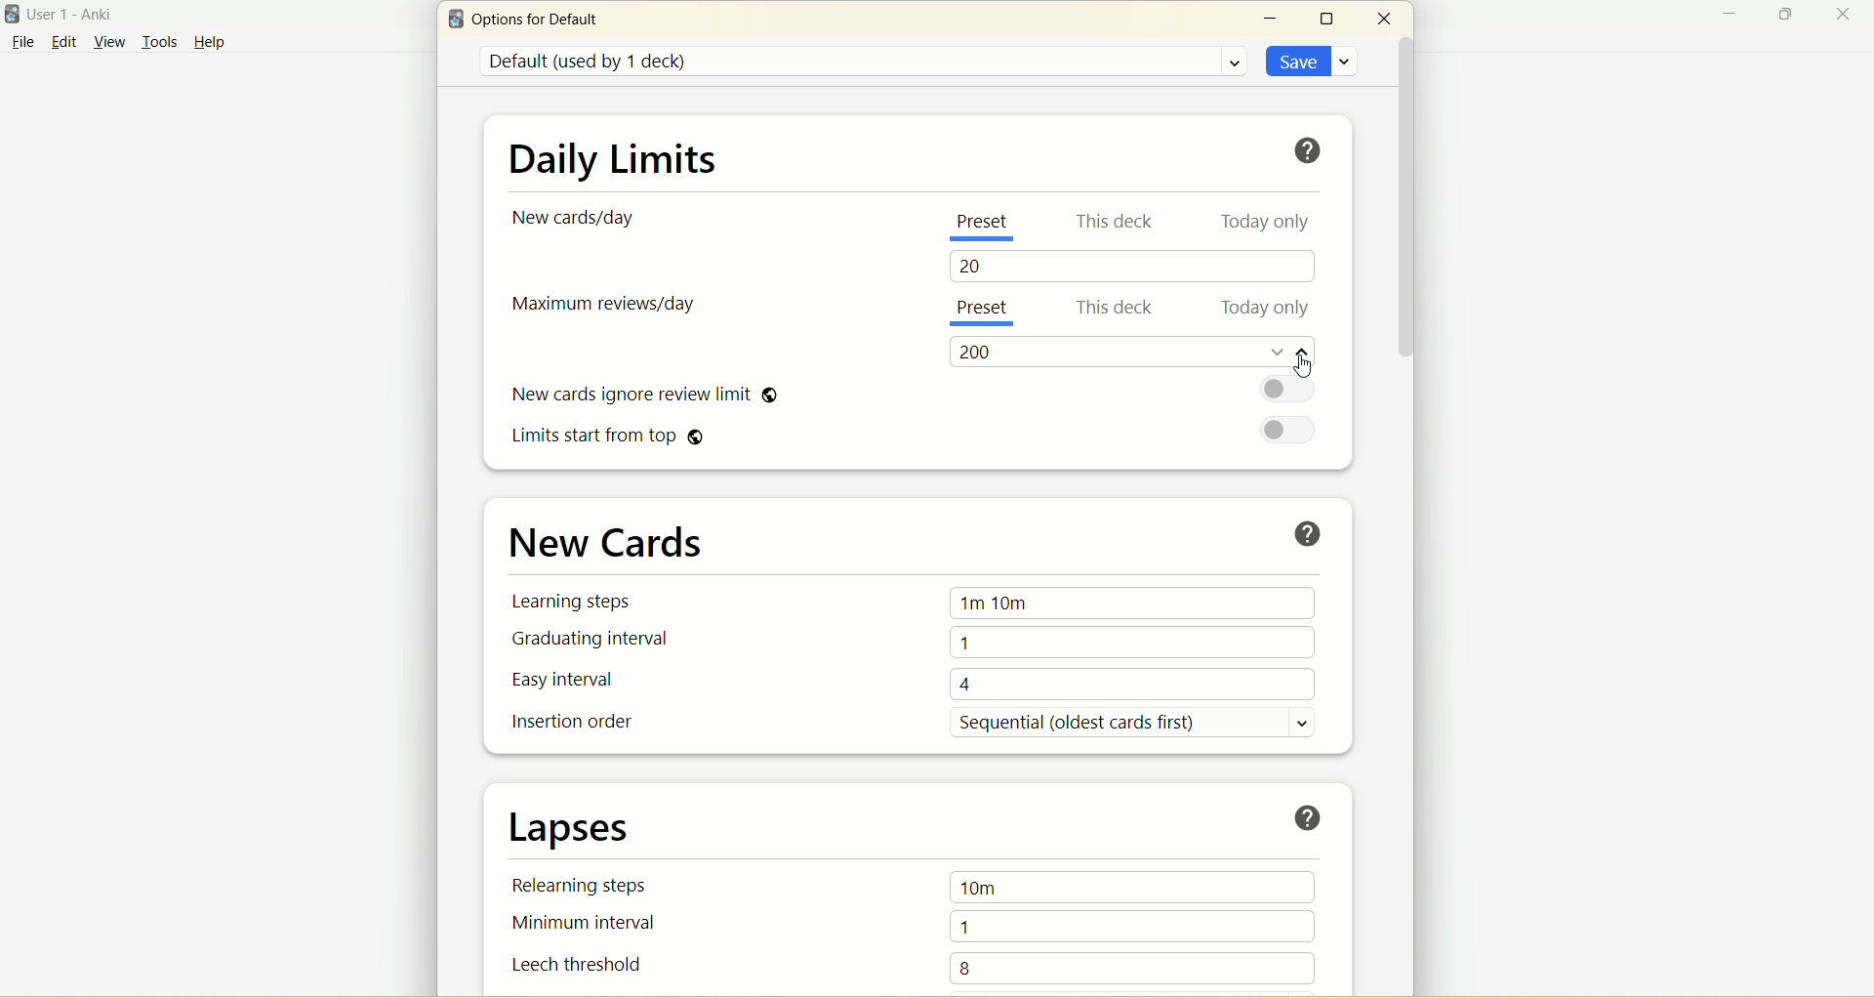 Image resolution: width=1874 pixels, height=998 pixels. I want to click on this deck, so click(1118, 312).